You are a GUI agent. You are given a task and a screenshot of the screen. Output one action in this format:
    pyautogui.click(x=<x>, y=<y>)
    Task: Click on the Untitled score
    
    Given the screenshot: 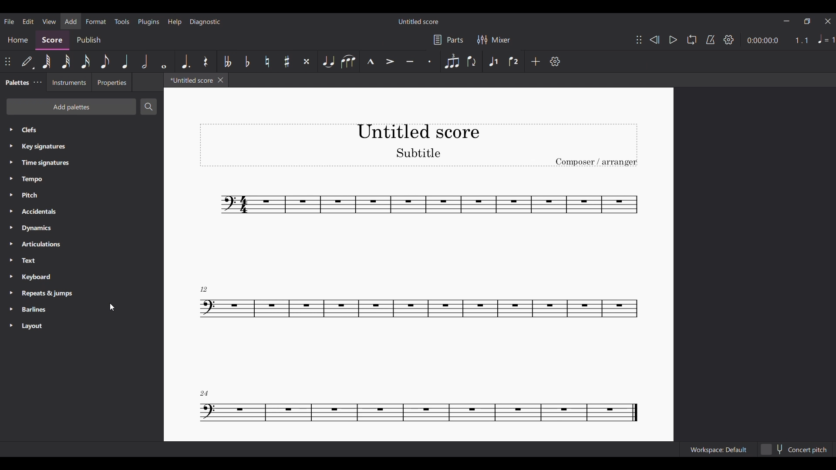 What is the action you would take?
    pyautogui.click(x=418, y=21)
    